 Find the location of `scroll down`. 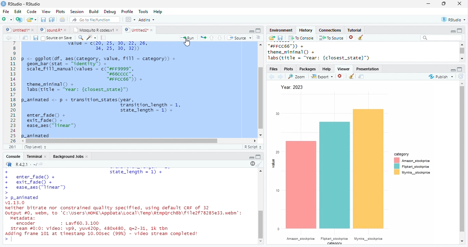

scroll down is located at coordinates (261, 135).